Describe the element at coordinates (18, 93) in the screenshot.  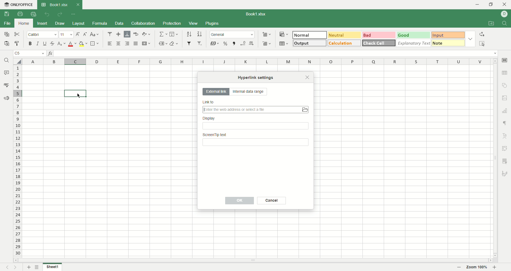
I see `selected row` at that location.